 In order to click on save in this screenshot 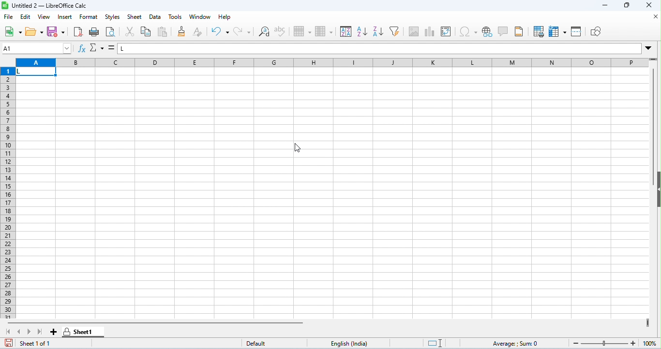, I will do `click(56, 31)`.